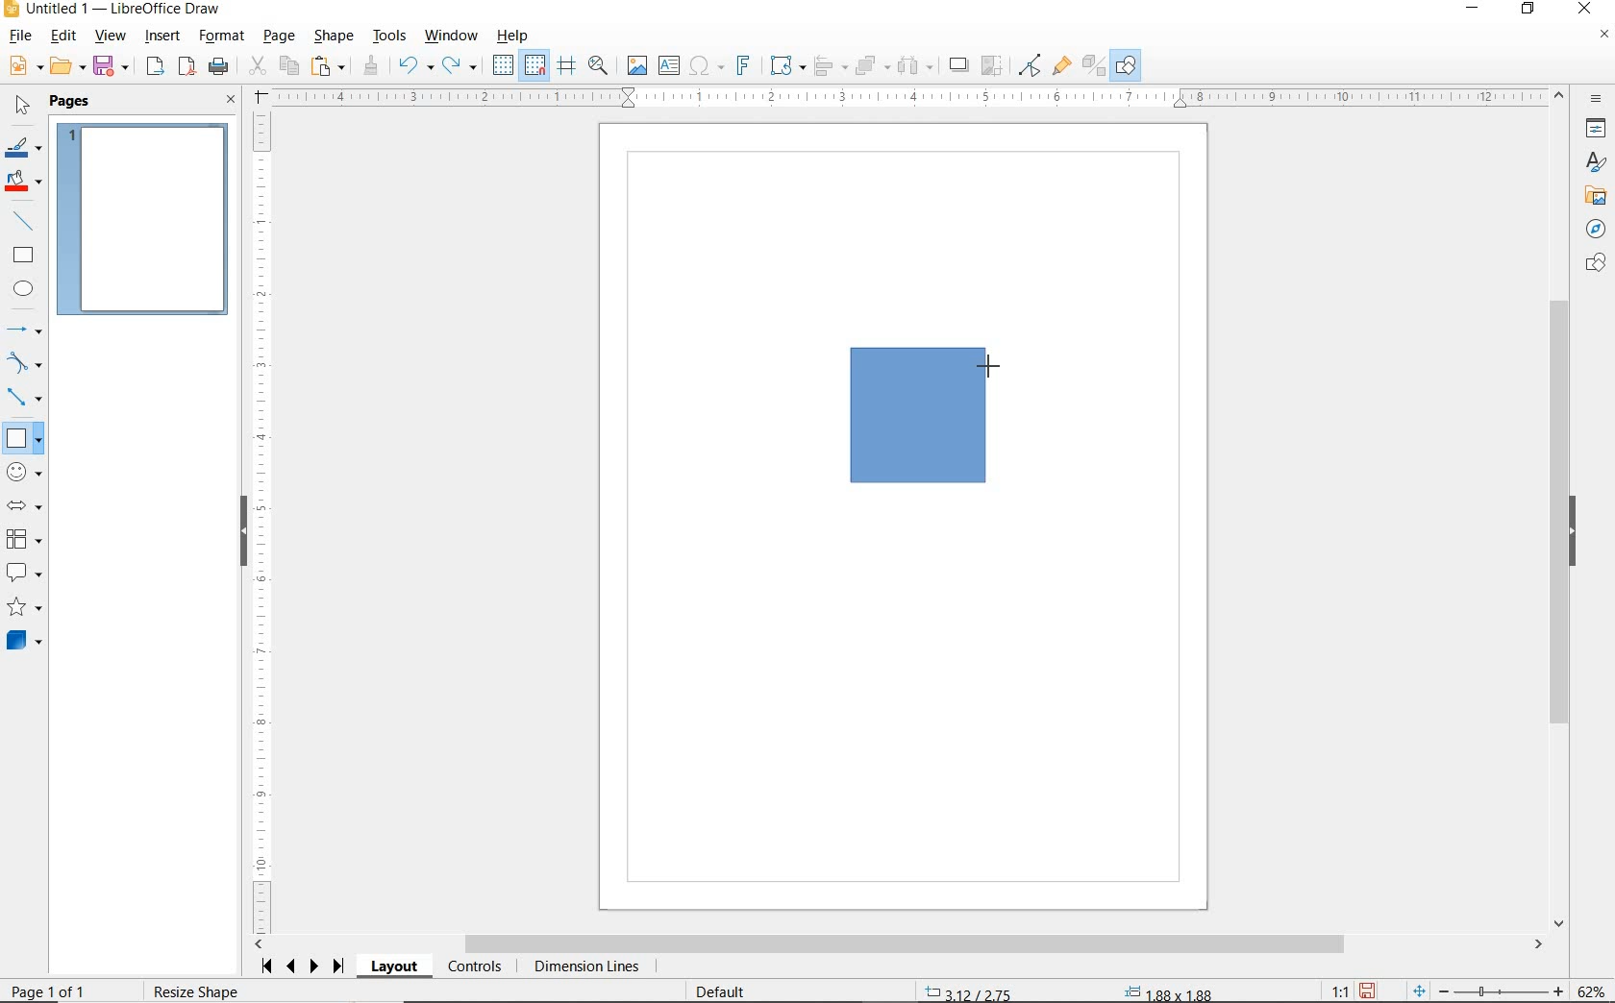 The width and height of the screenshot is (1615, 1003). Describe the element at coordinates (1092, 64) in the screenshot. I see `TOGGLE EXTRUSION` at that location.